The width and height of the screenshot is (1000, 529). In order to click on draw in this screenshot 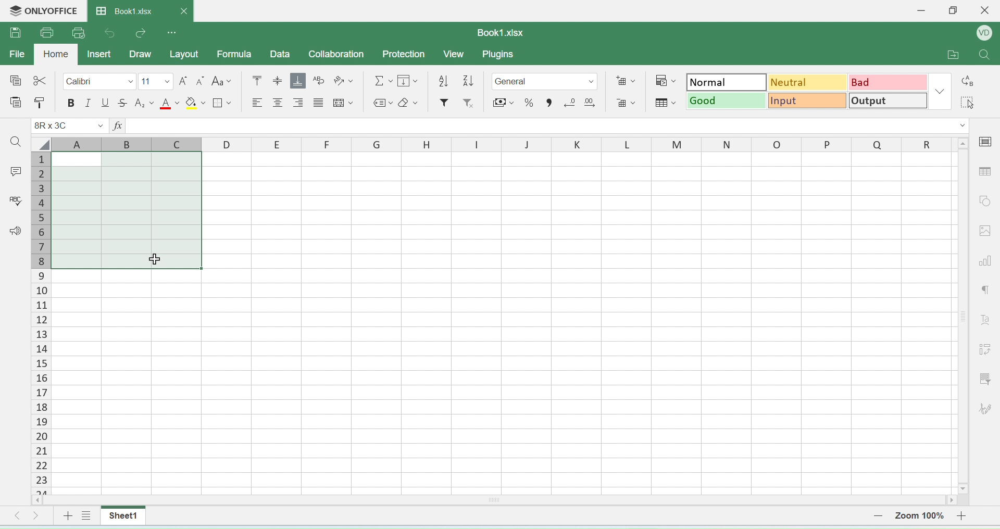, I will do `click(141, 53)`.